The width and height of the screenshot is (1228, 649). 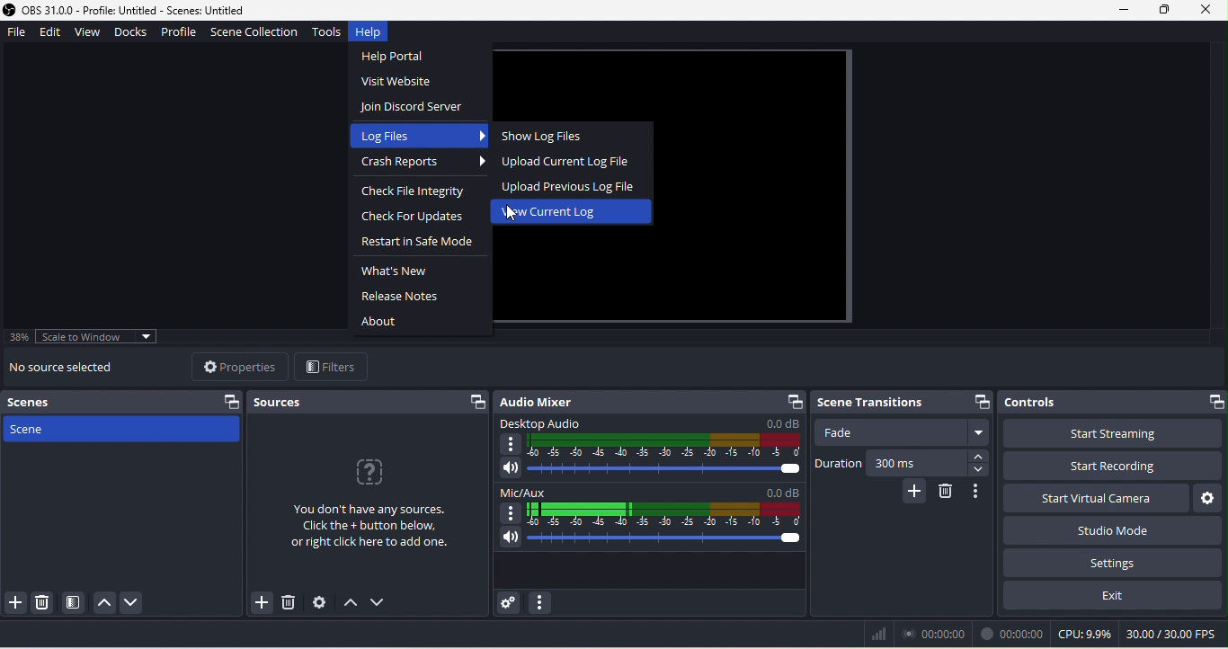 What do you see at coordinates (405, 83) in the screenshot?
I see `visit website` at bounding box center [405, 83].